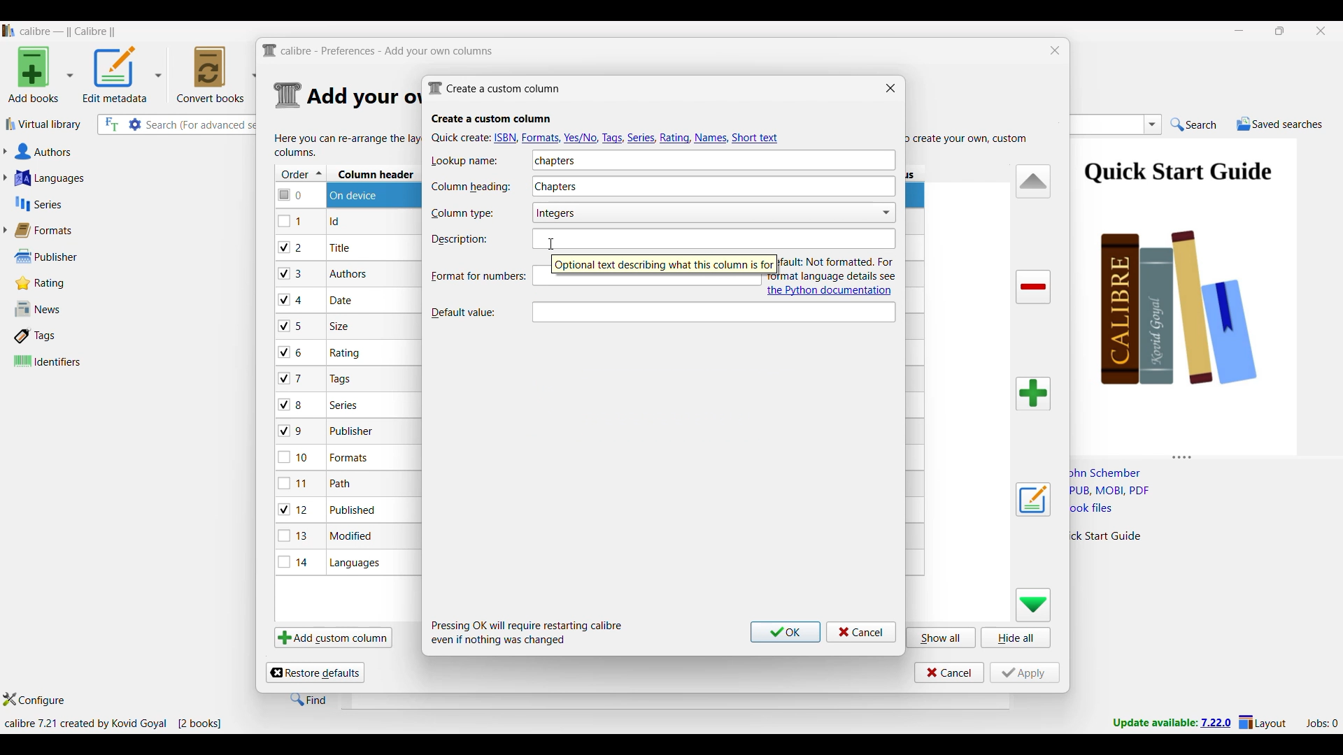  I want to click on New version update notifcation, so click(1172, 722).